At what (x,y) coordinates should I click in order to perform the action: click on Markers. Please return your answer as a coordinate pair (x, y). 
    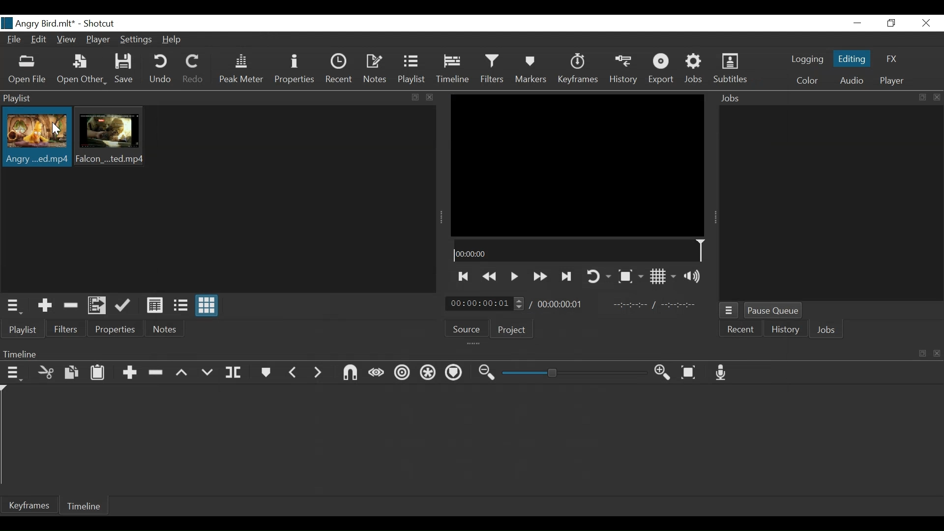
    Looking at the image, I should click on (266, 373).